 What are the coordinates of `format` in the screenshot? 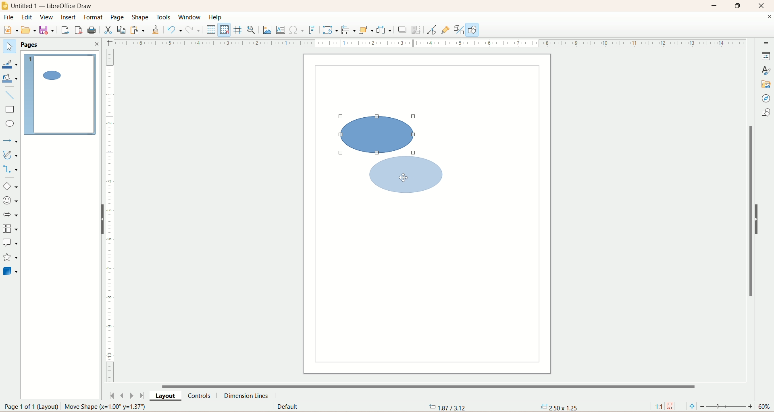 It's located at (95, 18).